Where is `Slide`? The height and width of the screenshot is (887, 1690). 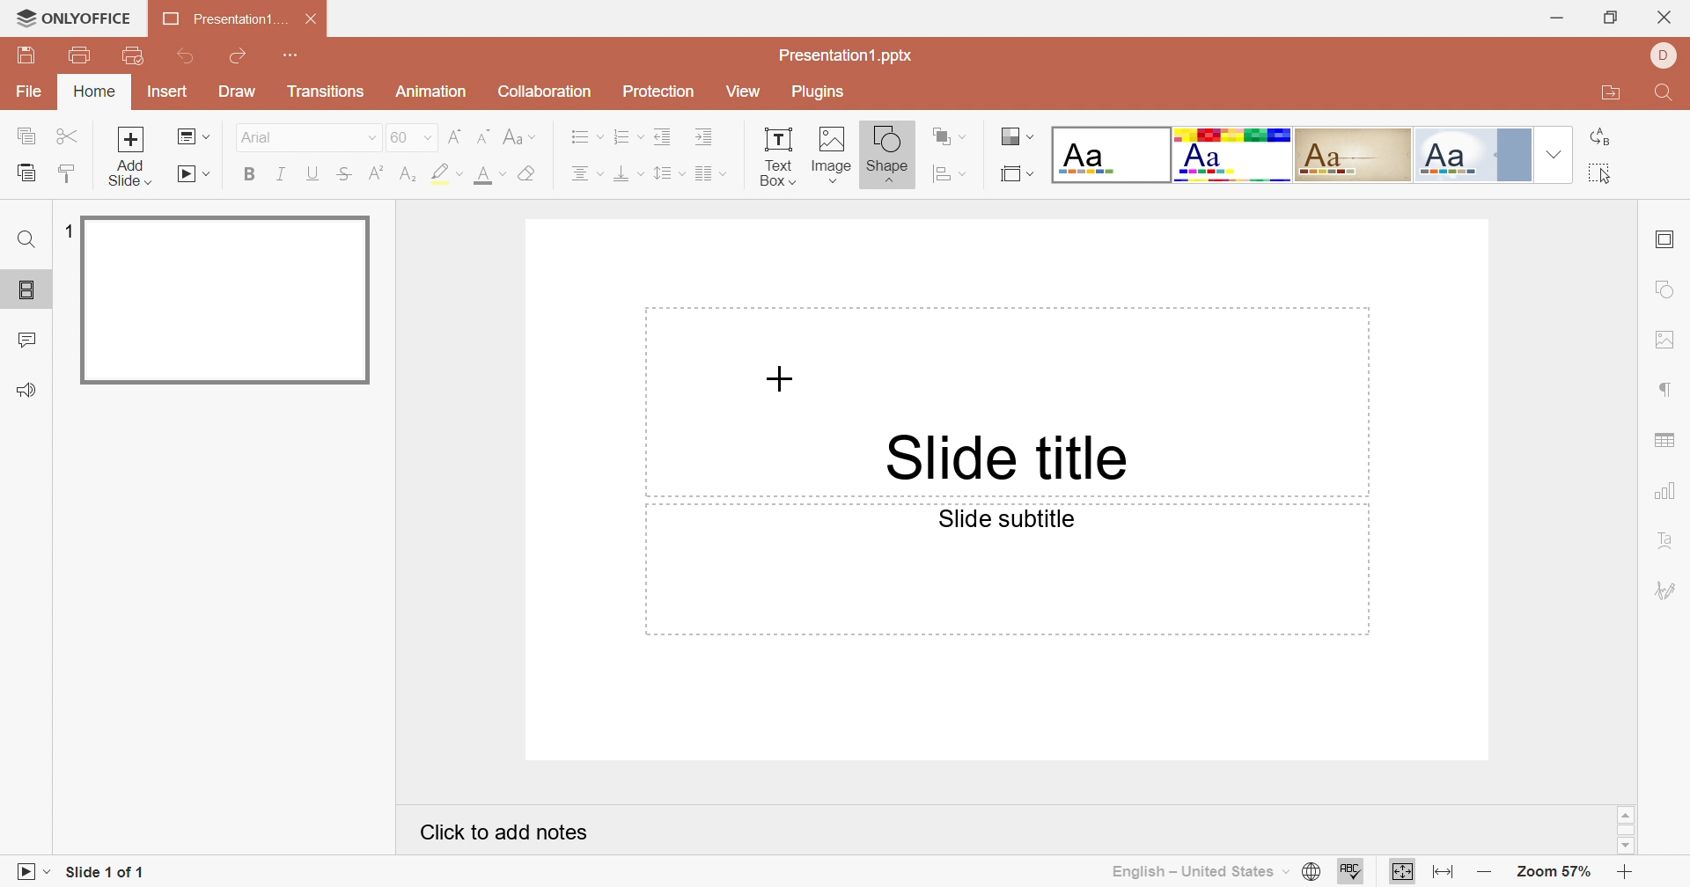 Slide is located at coordinates (227, 300).